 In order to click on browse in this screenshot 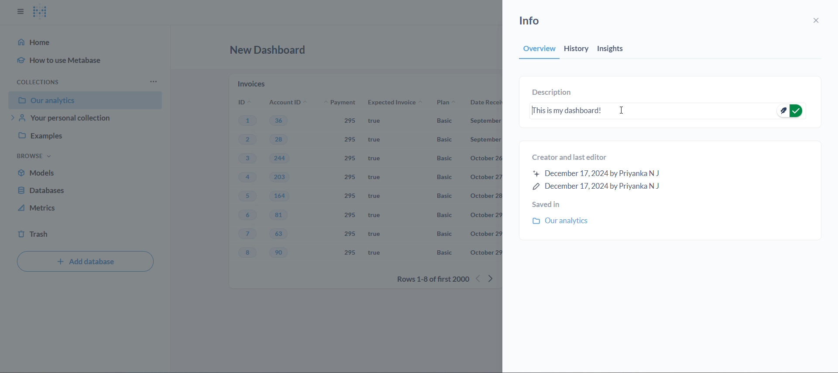, I will do `click(34, 155)`.